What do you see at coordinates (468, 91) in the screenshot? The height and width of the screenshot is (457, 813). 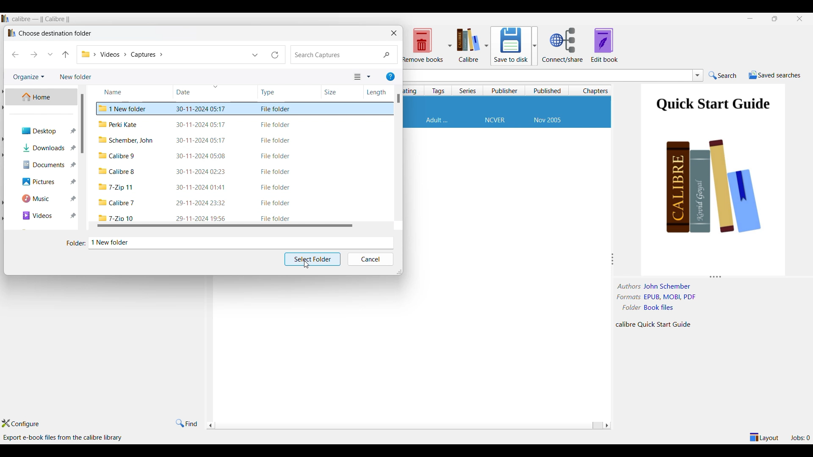 I see `Series column` at bounding box center [468, 91].